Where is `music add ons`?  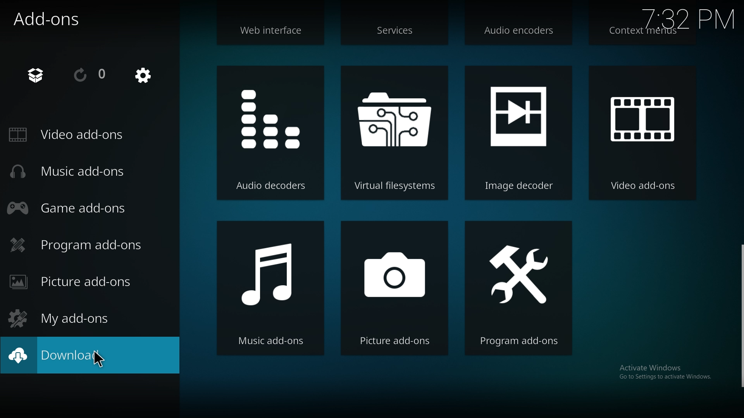 music add ons is located at coordinates (269, 288).